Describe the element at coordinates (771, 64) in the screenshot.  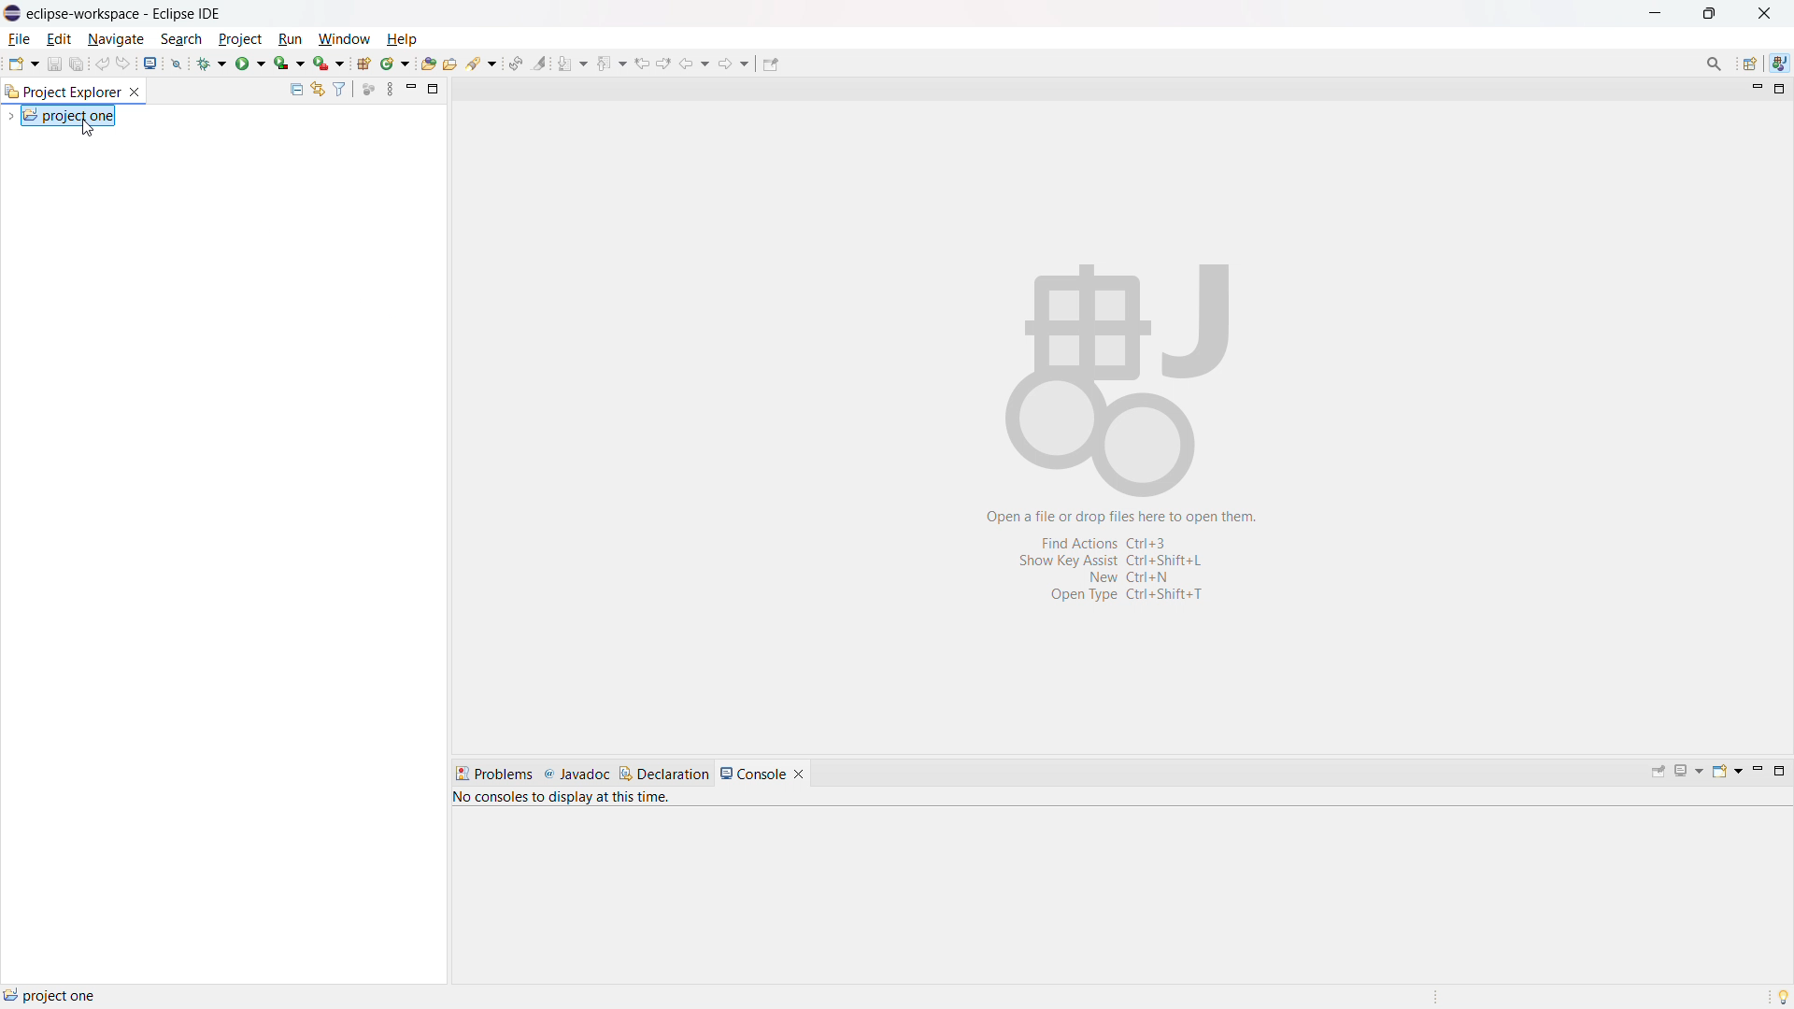
I see `pin editor` at that location.